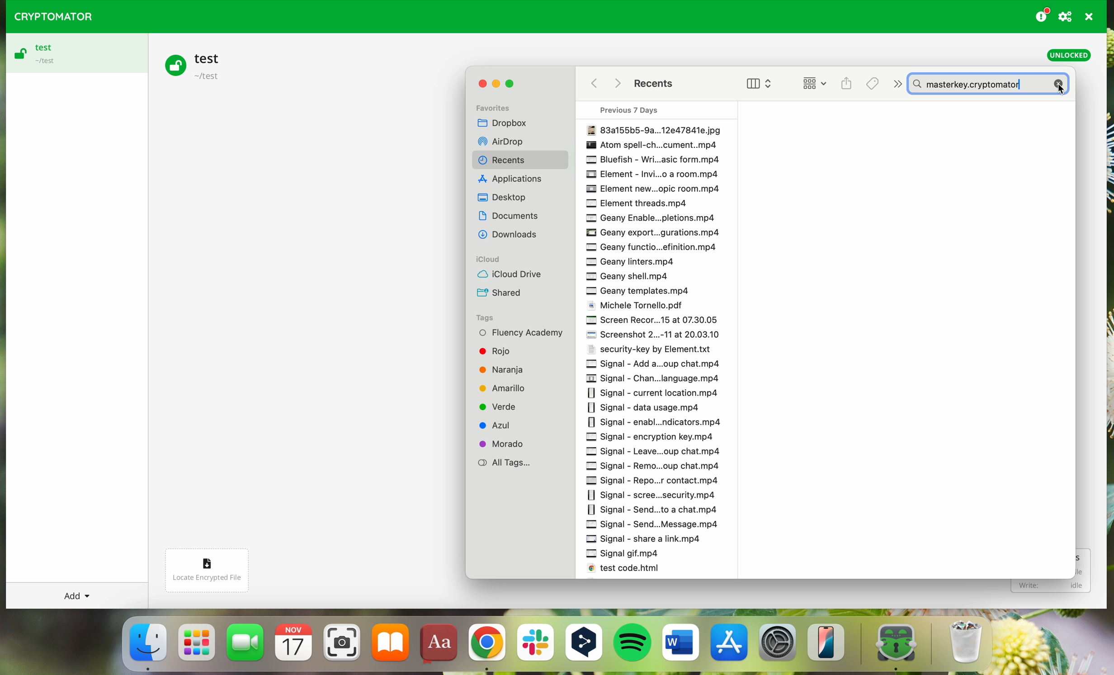 This screenshot has width=1114, height=675. What do you see at coordinates (513, 83) in the screenshot?
I see `maximize` at bounding box center [513, 83].